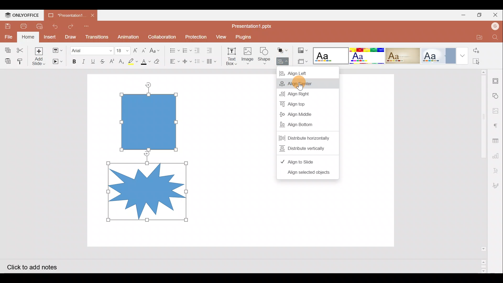 The image size is (503, 283). I want to click on Align right, so click(301, 93).